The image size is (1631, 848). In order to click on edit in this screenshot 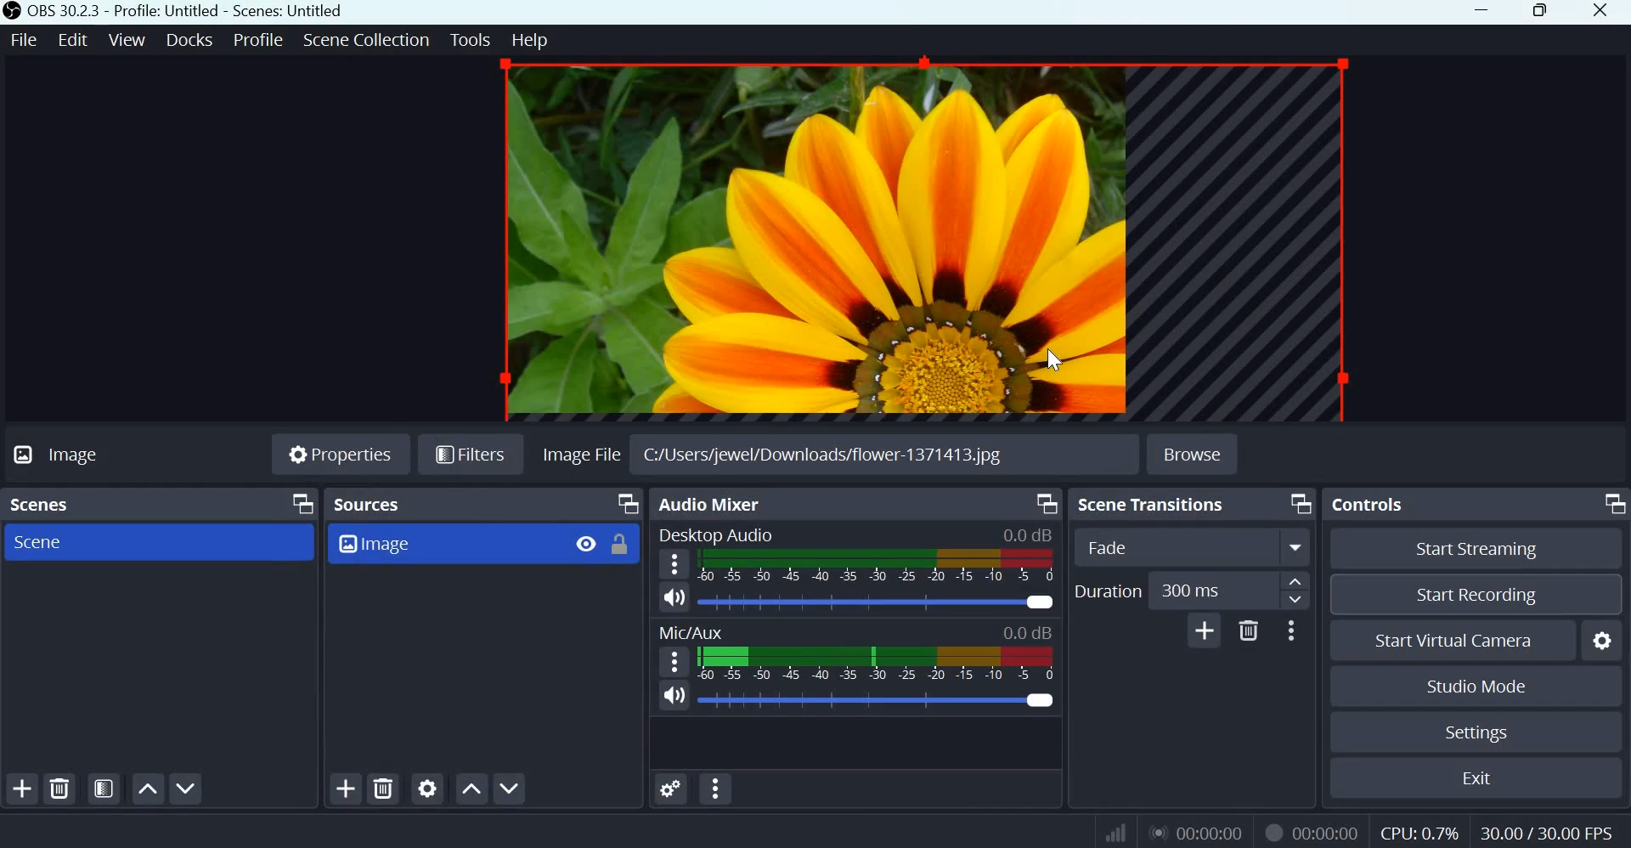, I will do `click(73, 38)`.